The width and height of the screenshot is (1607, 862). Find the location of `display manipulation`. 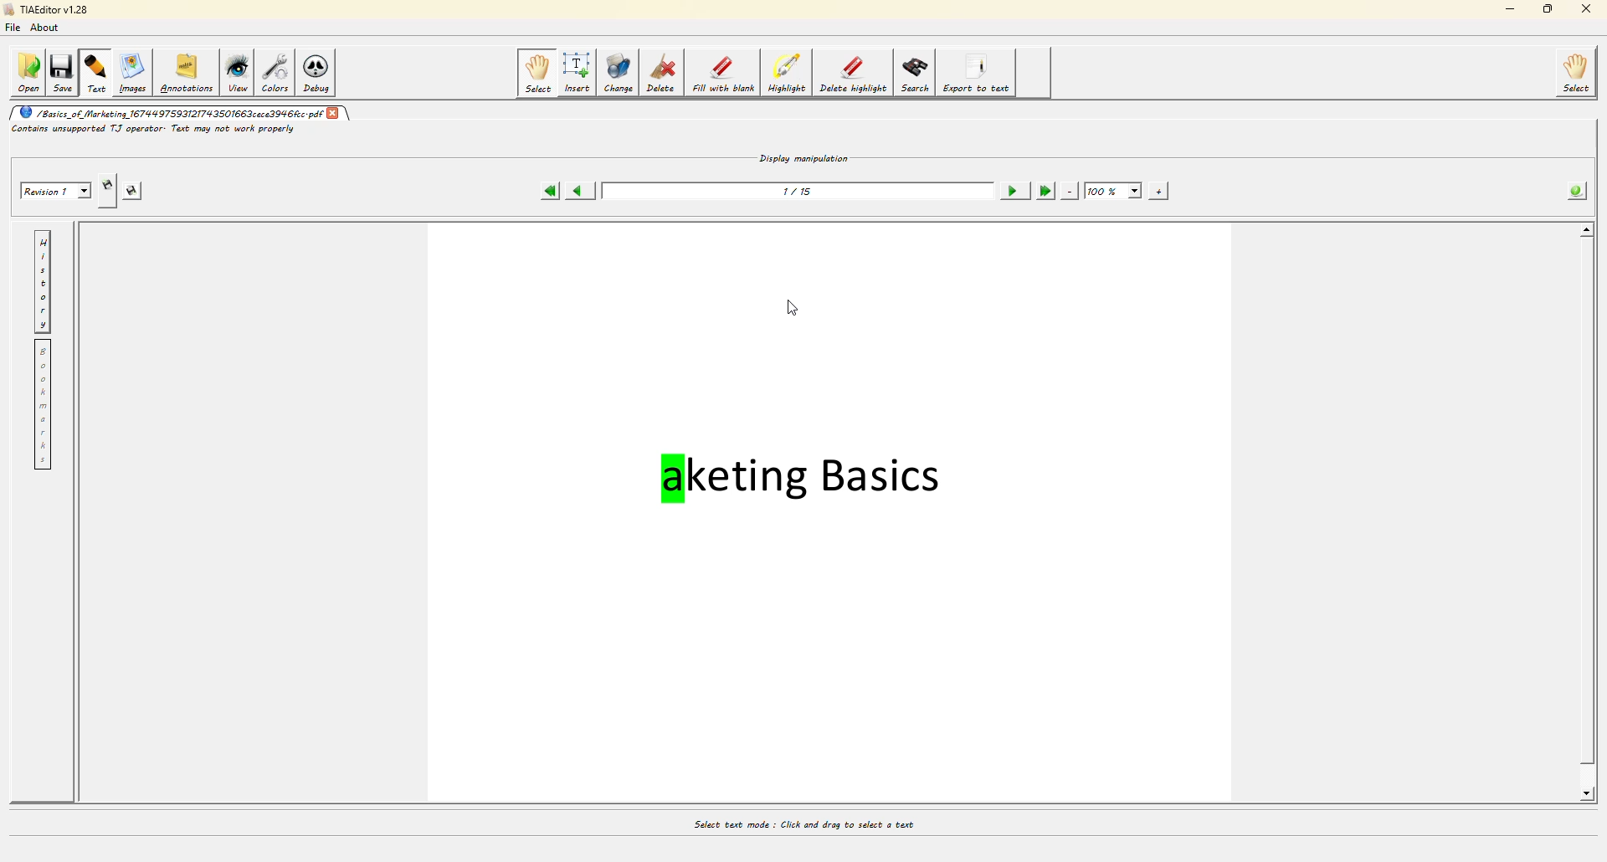

display manipulation is located at coordinates (803, 160).